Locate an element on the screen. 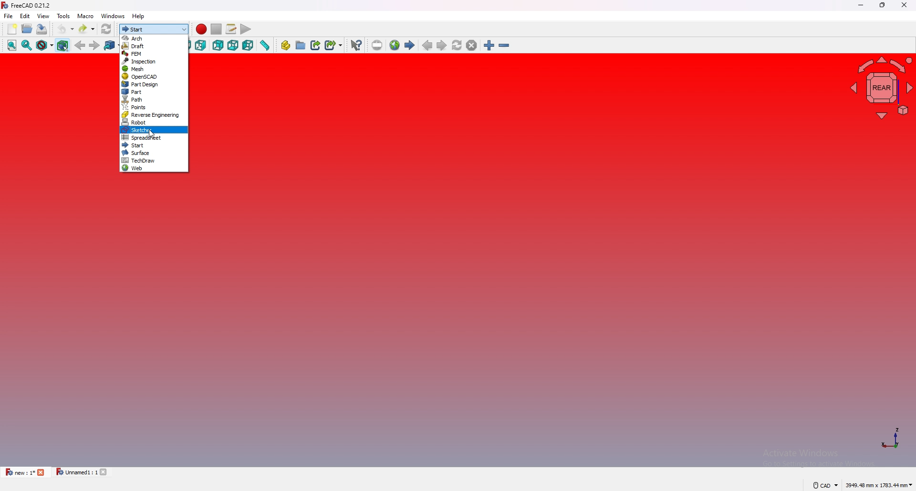  bottom is located at coordinates (233, 45).